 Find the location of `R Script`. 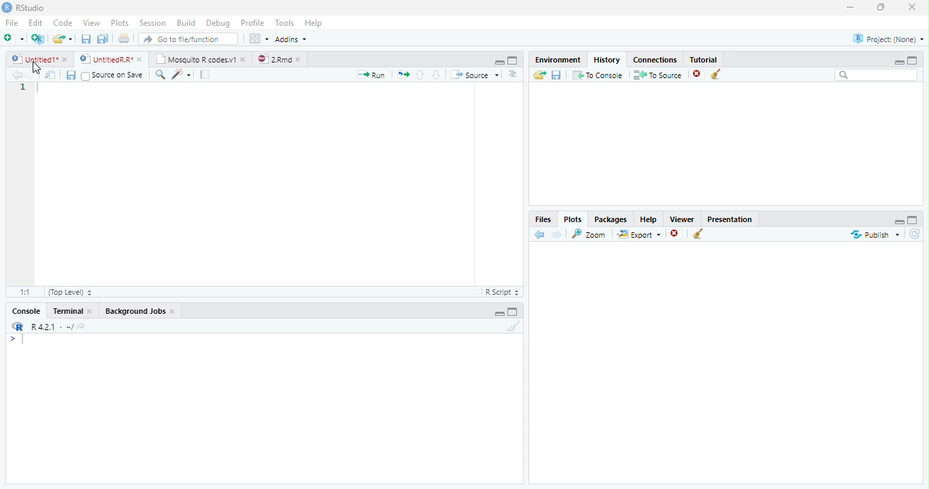

R Script is located at coordinates (503, 292).